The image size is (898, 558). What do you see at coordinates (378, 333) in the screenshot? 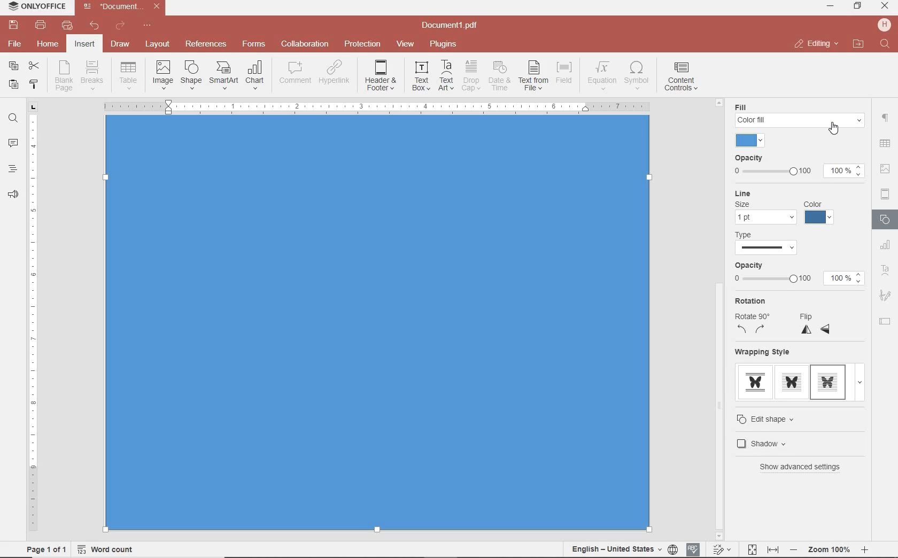
I see `` at bounding box center [378, 333].